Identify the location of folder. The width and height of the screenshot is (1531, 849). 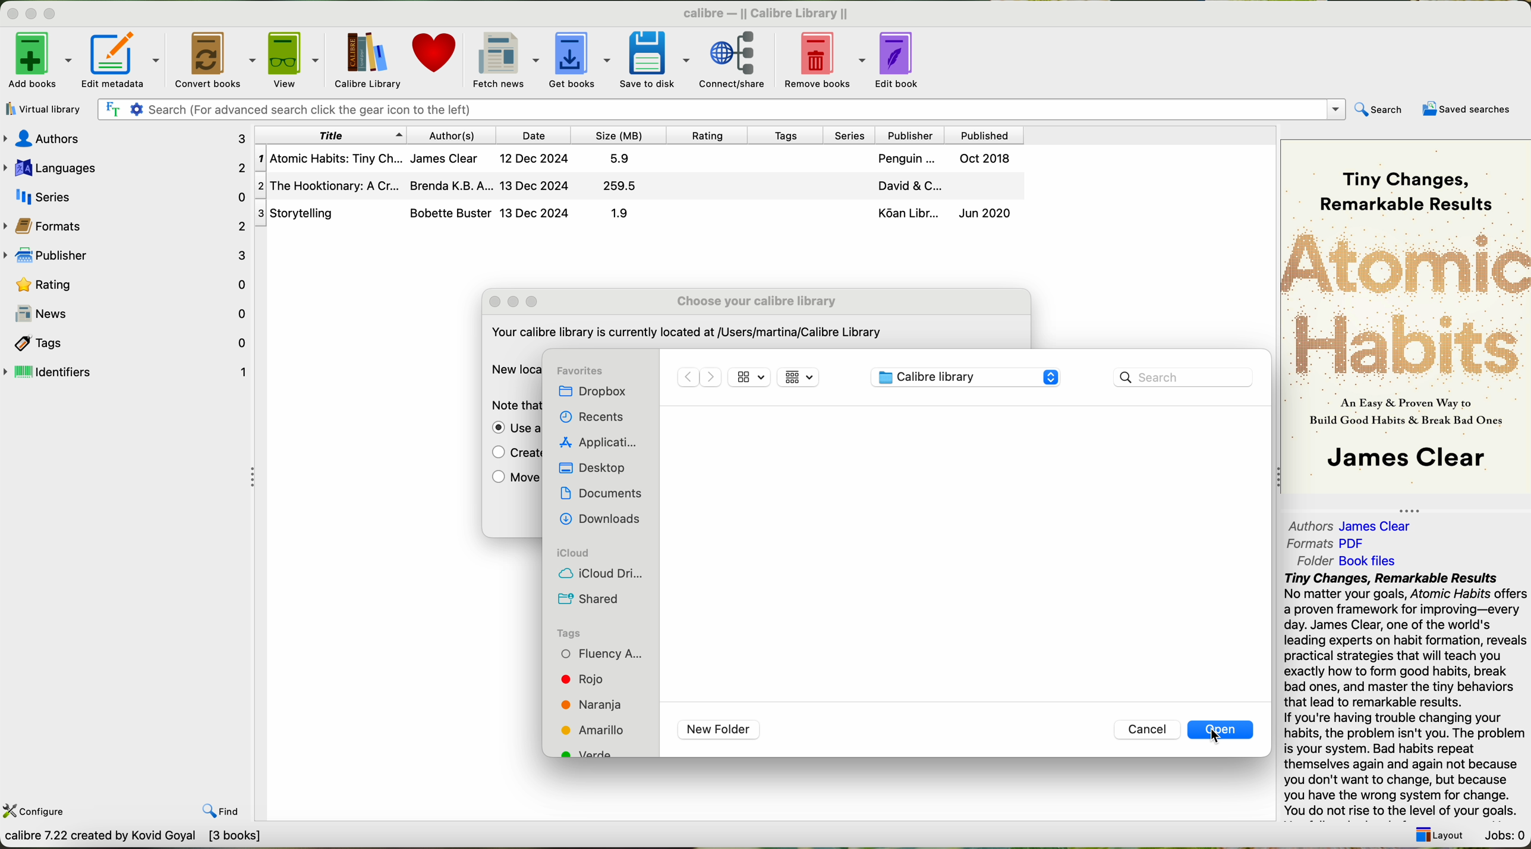
(1313, 561).